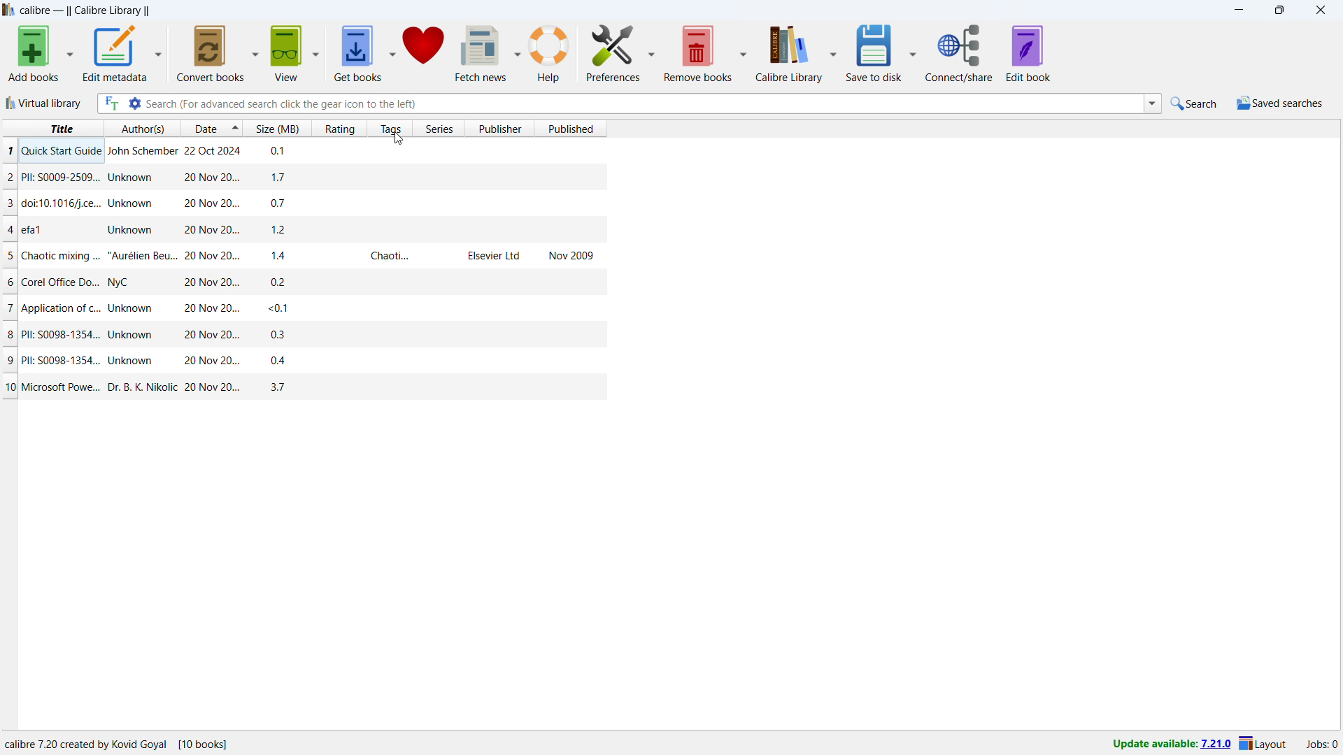  What do you see at coordinates (120, 744) in the screenshot?
I see `software program information` at bounding box center [120, 744].